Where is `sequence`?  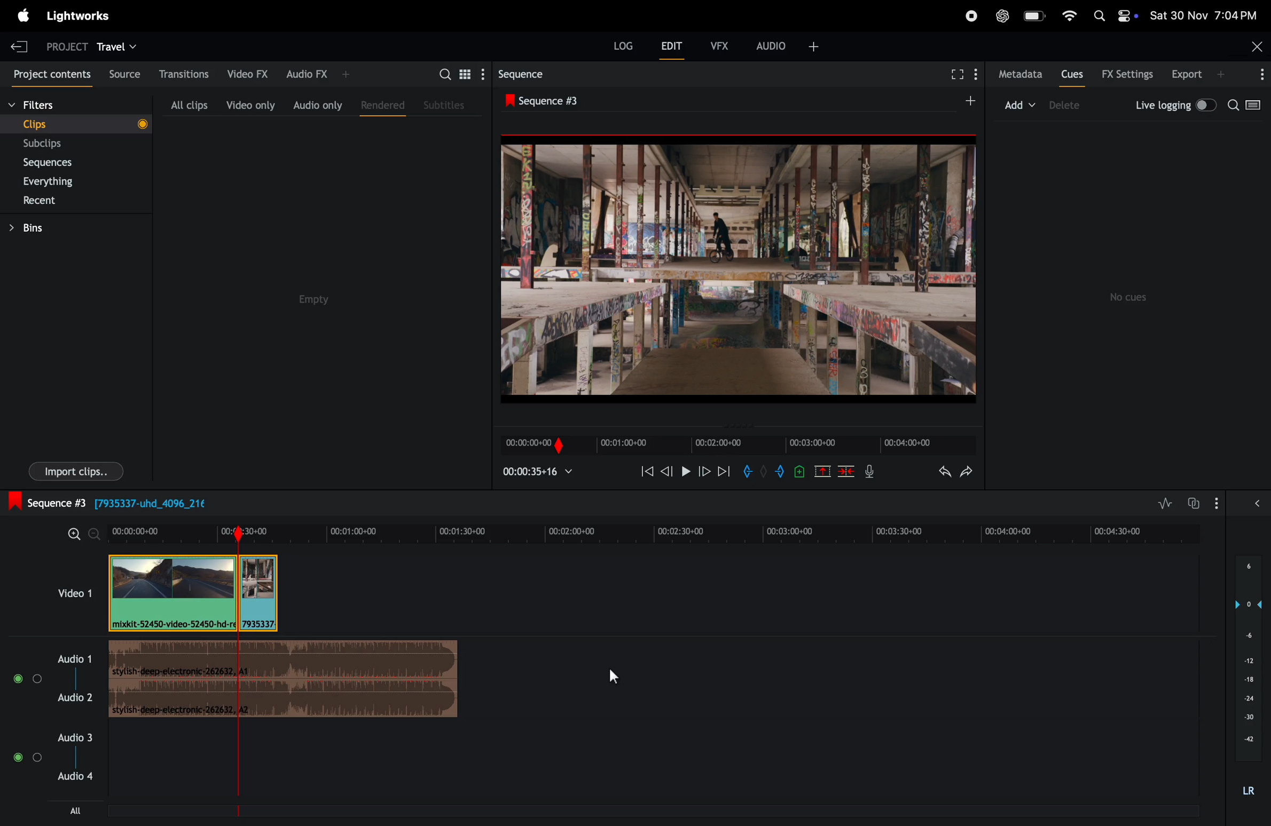
sequence is located at coordinates (521, 73).